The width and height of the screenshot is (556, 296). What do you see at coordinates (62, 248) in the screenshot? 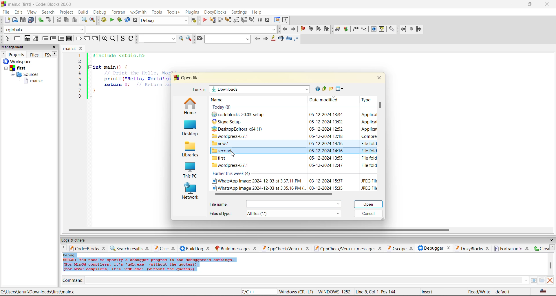
I see `previous` at bounding box center [62, 248].